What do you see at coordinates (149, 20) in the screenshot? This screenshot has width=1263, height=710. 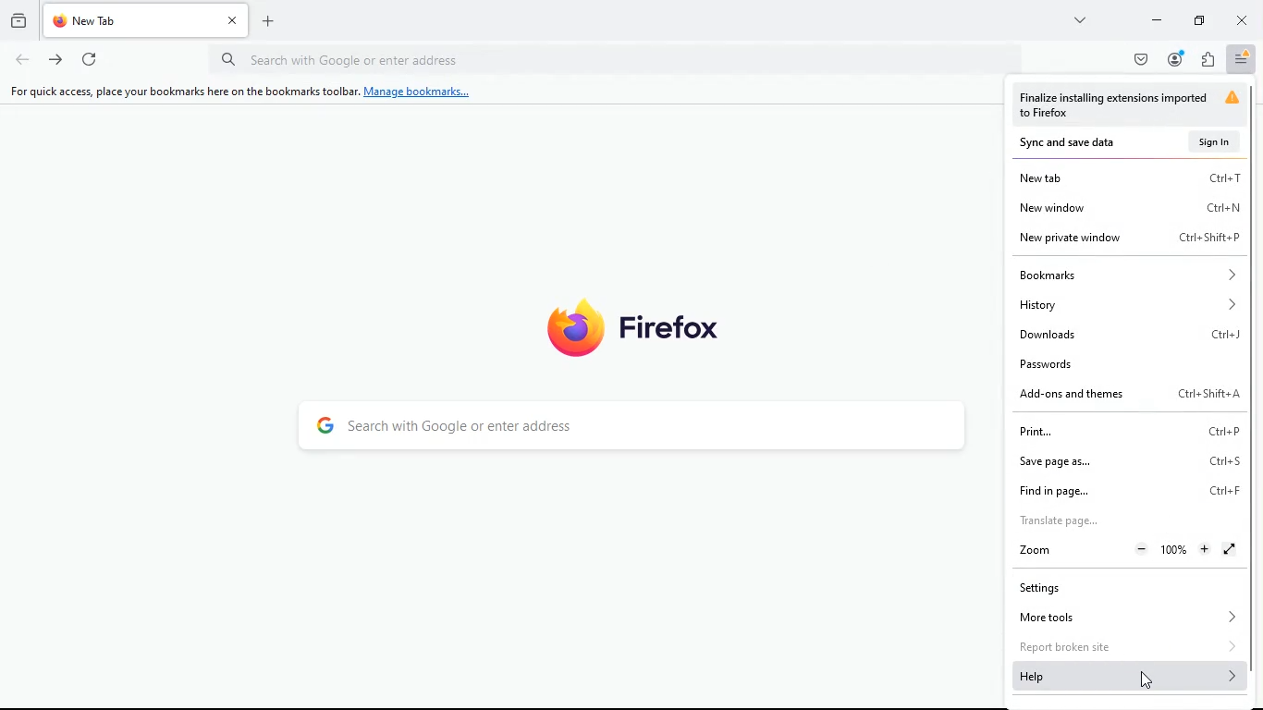 I see `tab` at bounding box center [149, 20].